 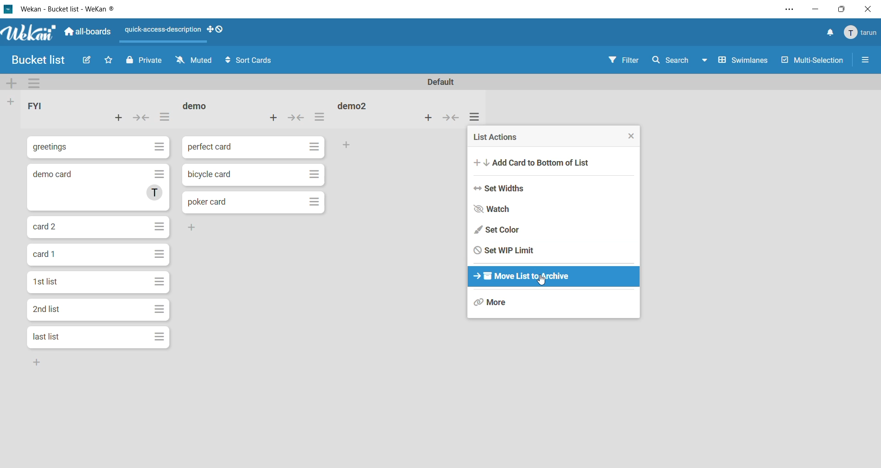 What do you see at coordinates (451, 117) in the screenshot?
I see `collapse` at bounding box center [451, 117].